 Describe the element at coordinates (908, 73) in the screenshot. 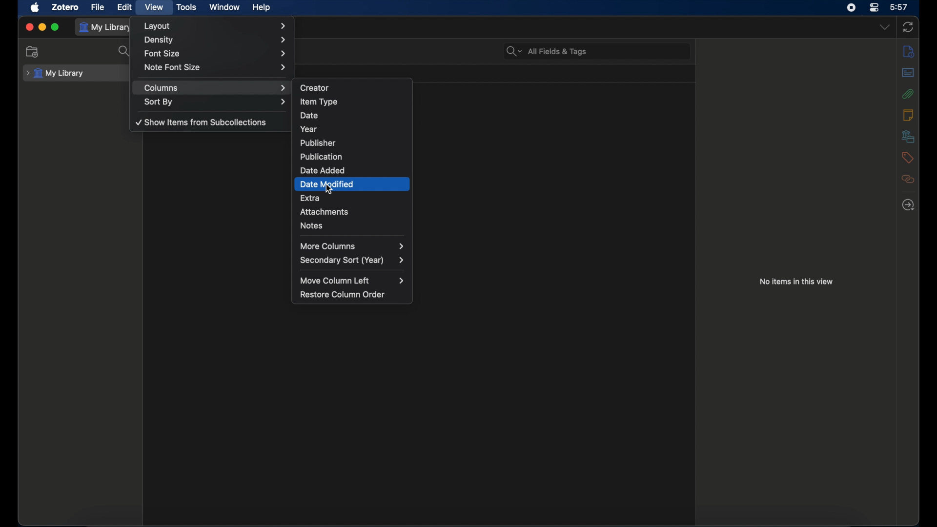

I see `abstract` at that location.